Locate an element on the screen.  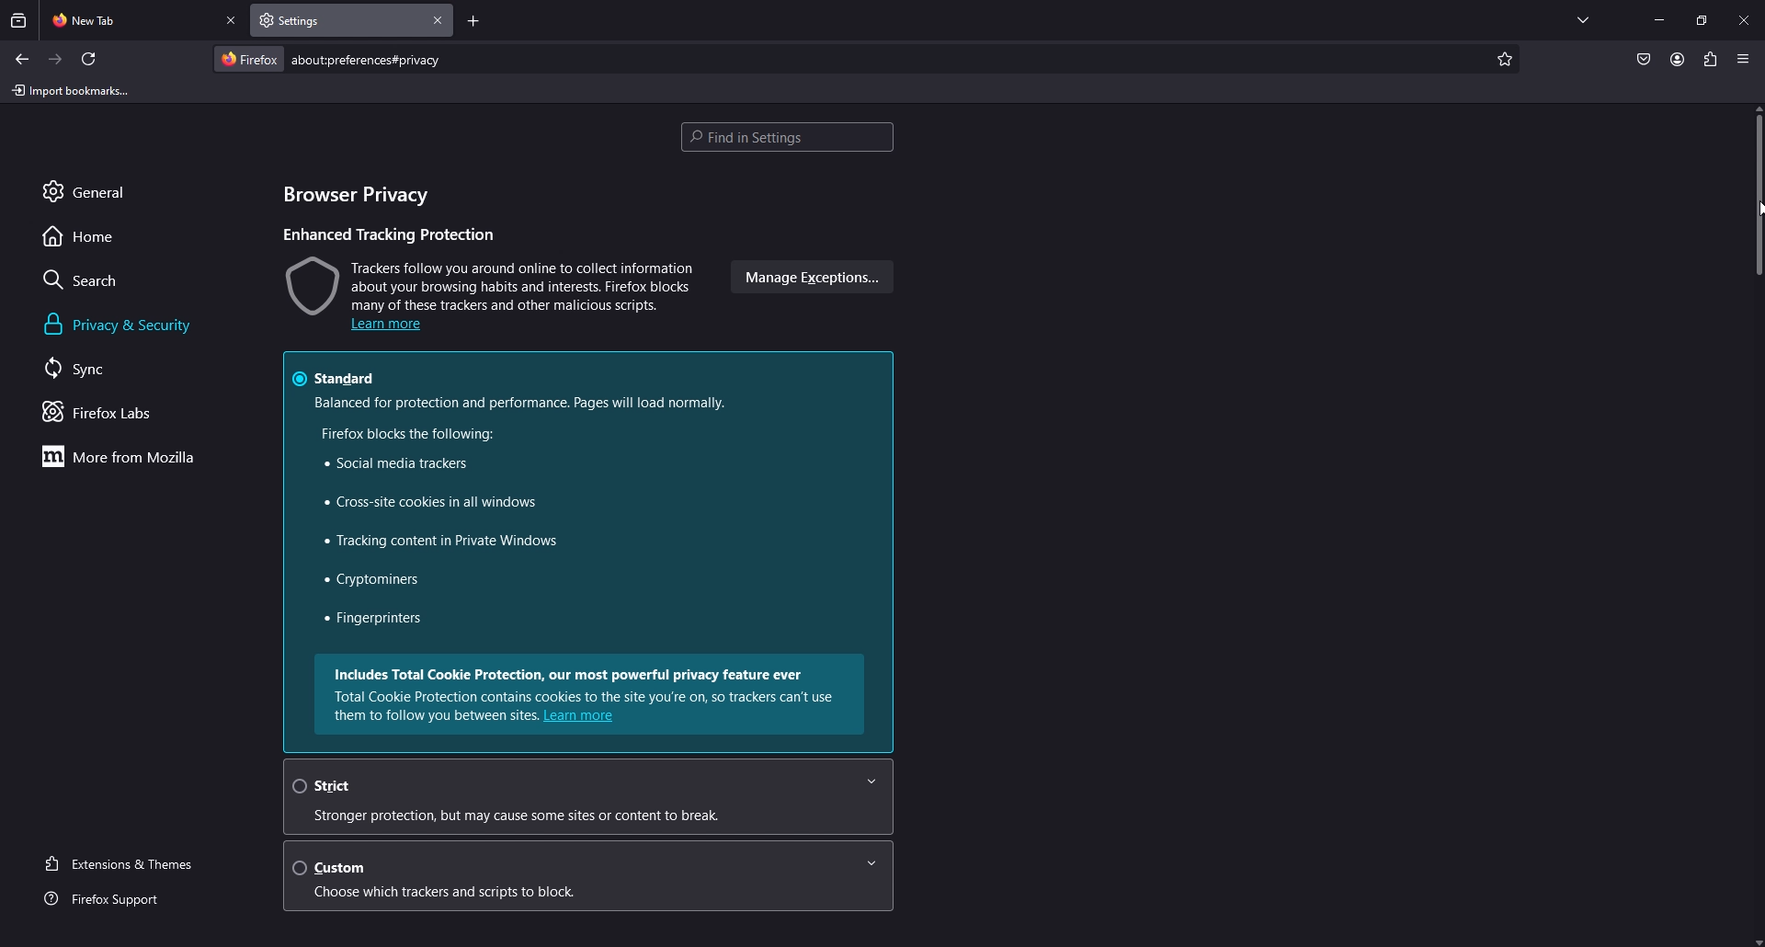
Strict  is located at coordinates (586, 784).